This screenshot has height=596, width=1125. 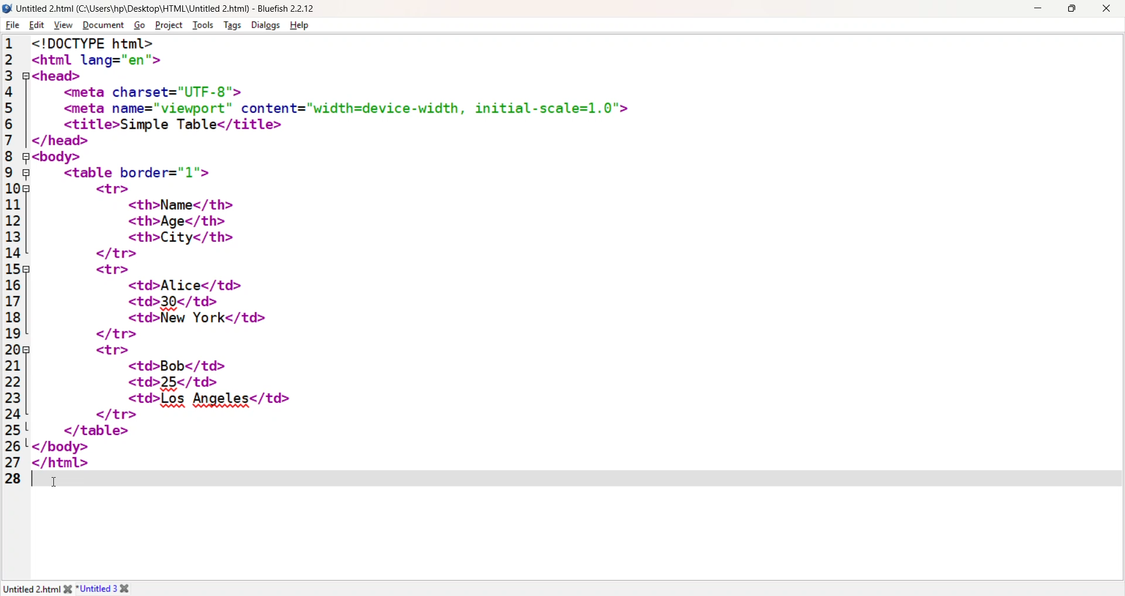 I want to click on cursor, so click(x=56, y=483).